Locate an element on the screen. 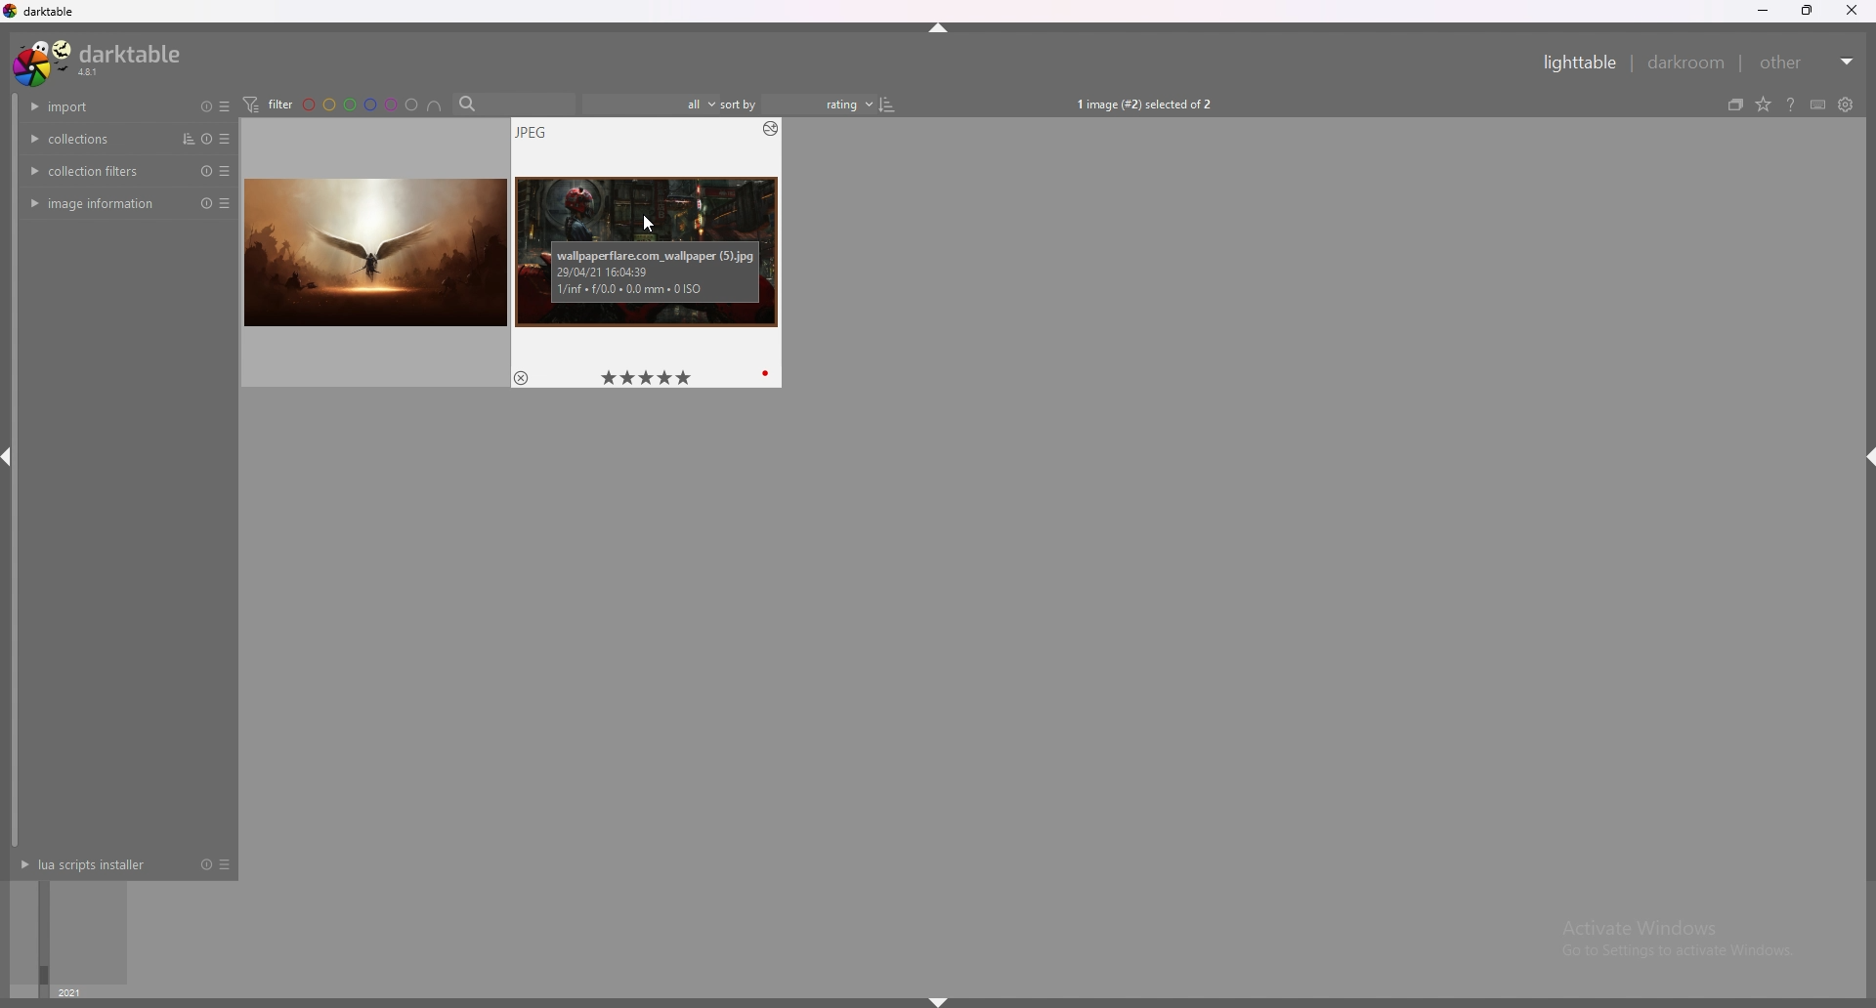  collections is located at coordinates (92, 139).